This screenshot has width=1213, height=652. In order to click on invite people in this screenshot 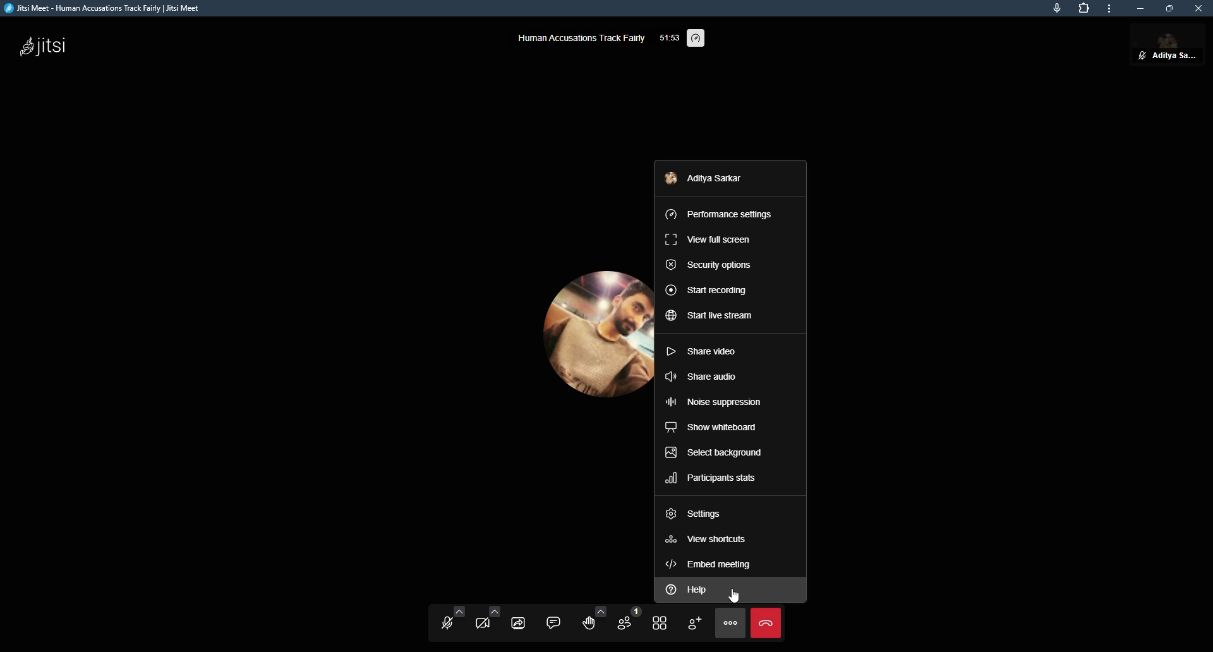, I will do `click(694, 623)`.